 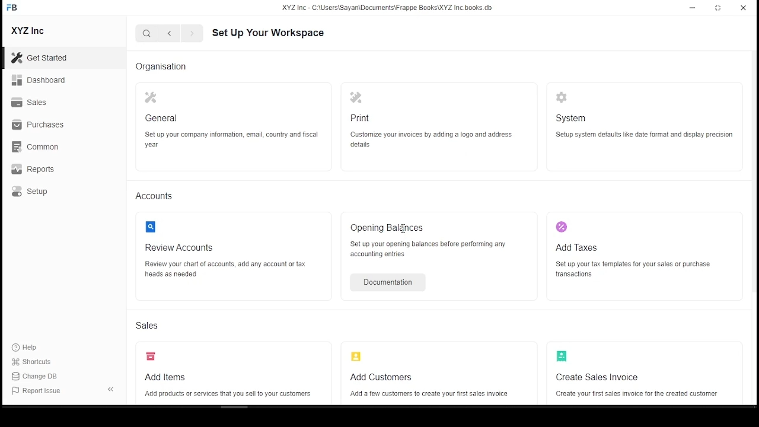 I want to click on mouse pointer, so click(x=37, y=202).